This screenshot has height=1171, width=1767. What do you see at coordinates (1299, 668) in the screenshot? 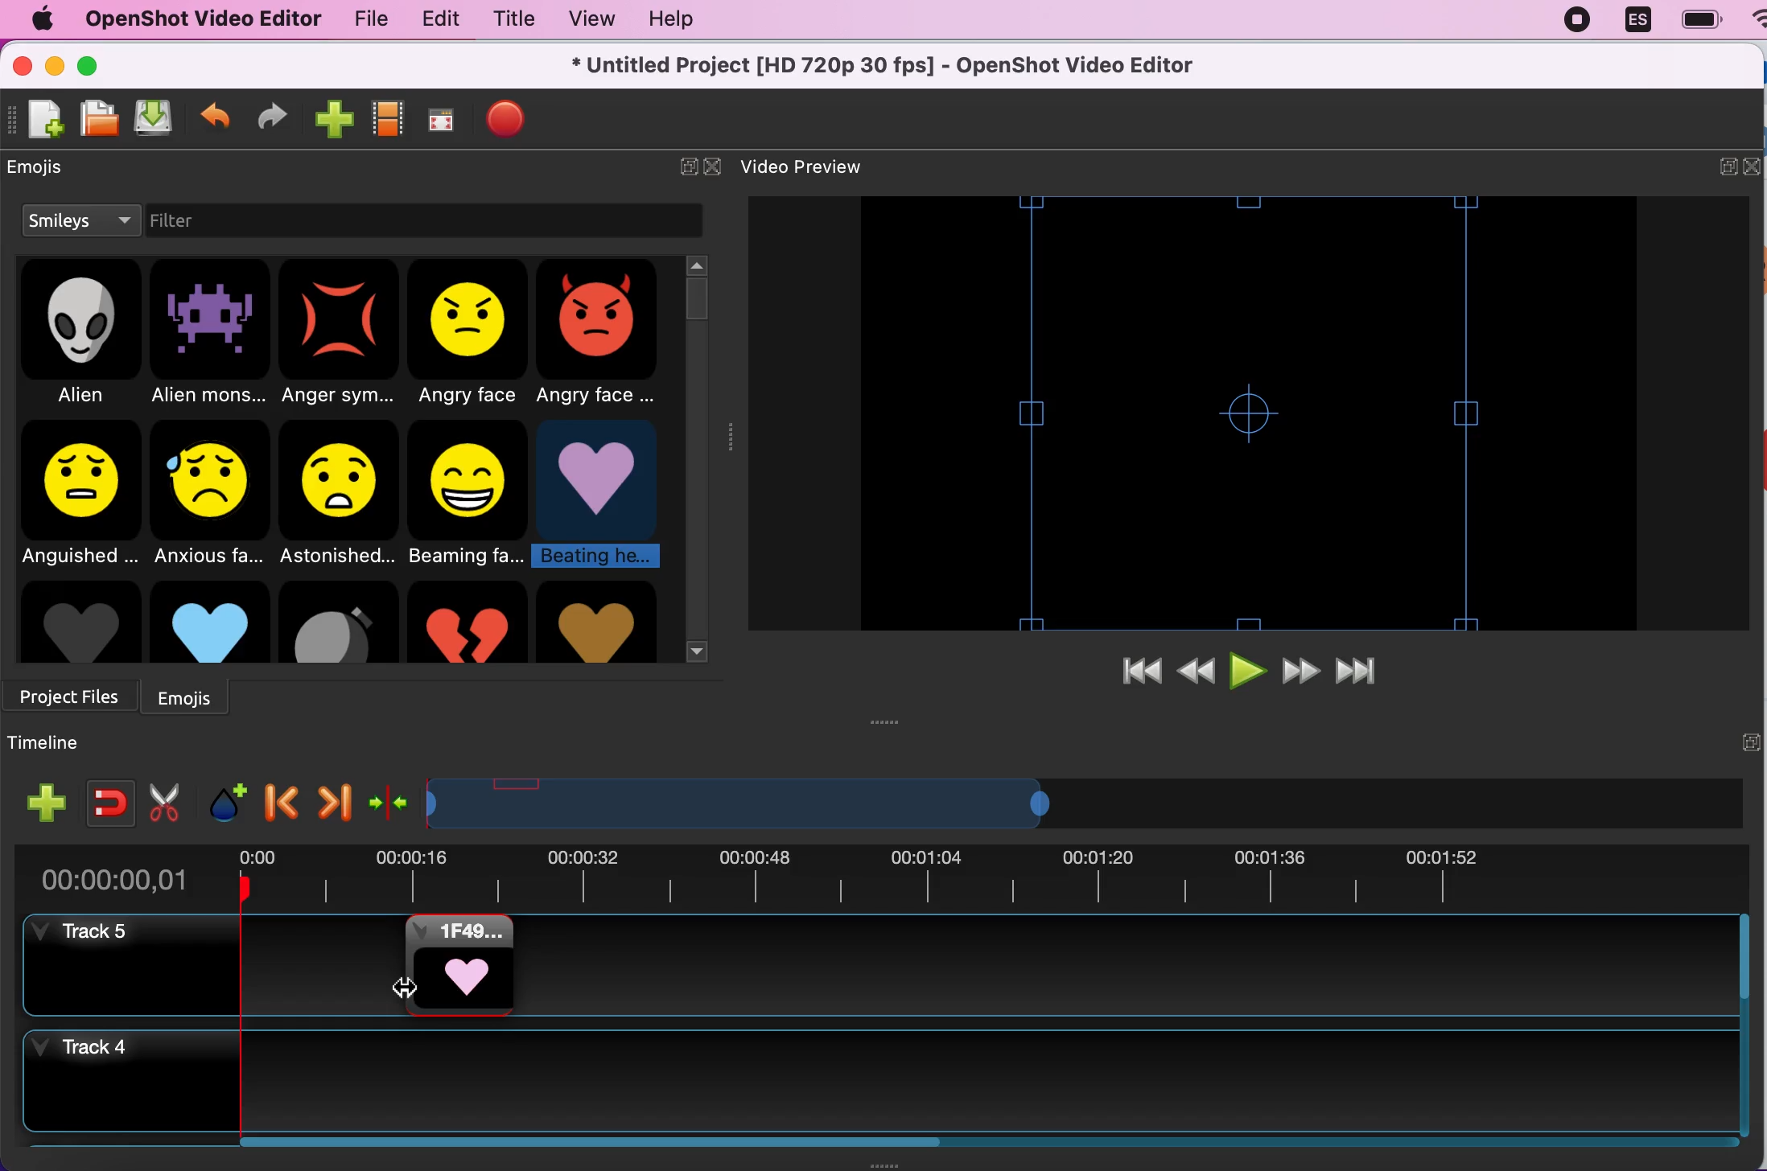
I see `fast forward` at bounding box center [1299, 668].